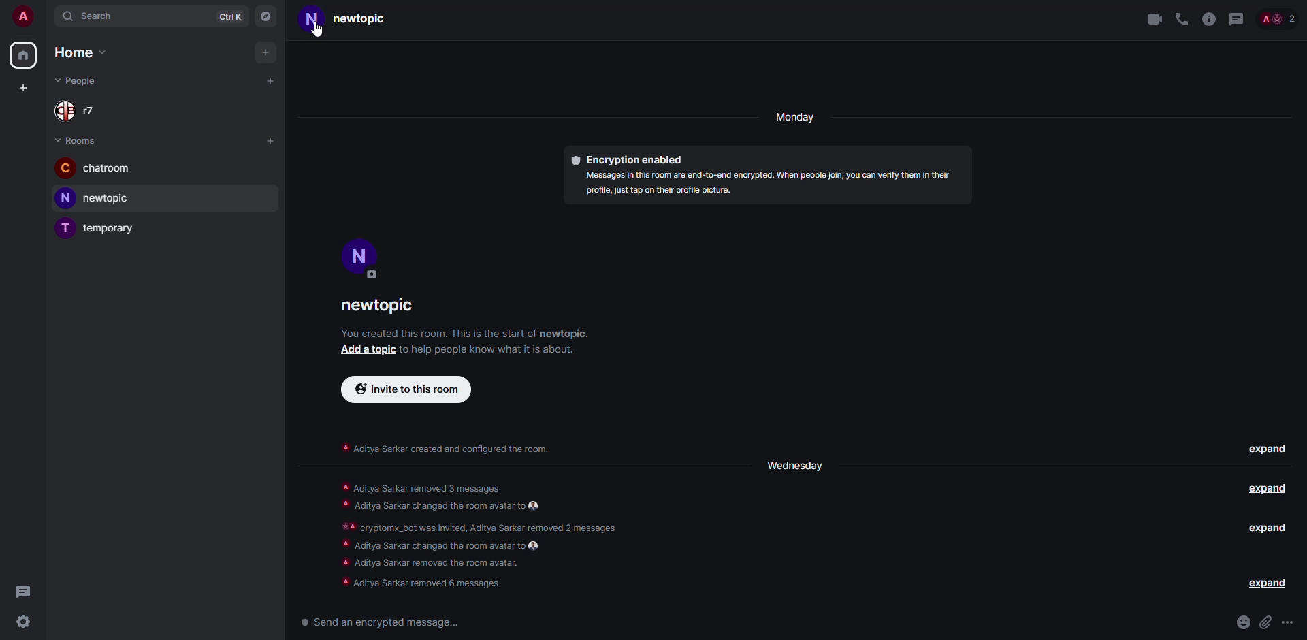  What do you see at coordinates (1182, 20) in the screenshot?
I see `voice` at bounding box center [1182, 20].